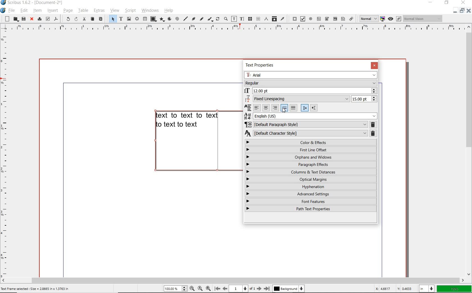 Image resolution: width=472 pixels, height=293 pixels. What do you see at coordinates (15, 19) in the screenshot?
I see `open` at bounding box center [15, 19].